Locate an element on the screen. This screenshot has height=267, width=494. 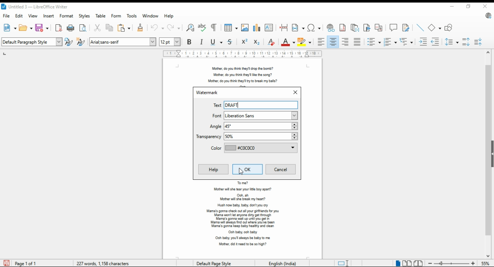
document info is located at coordinates (104, 262).